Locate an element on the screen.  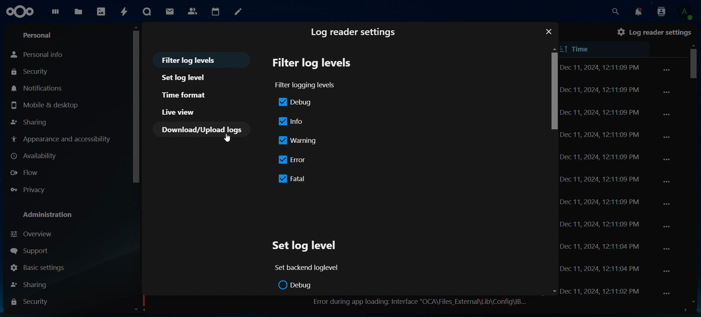
privacy is located at coordinates (31, 190).